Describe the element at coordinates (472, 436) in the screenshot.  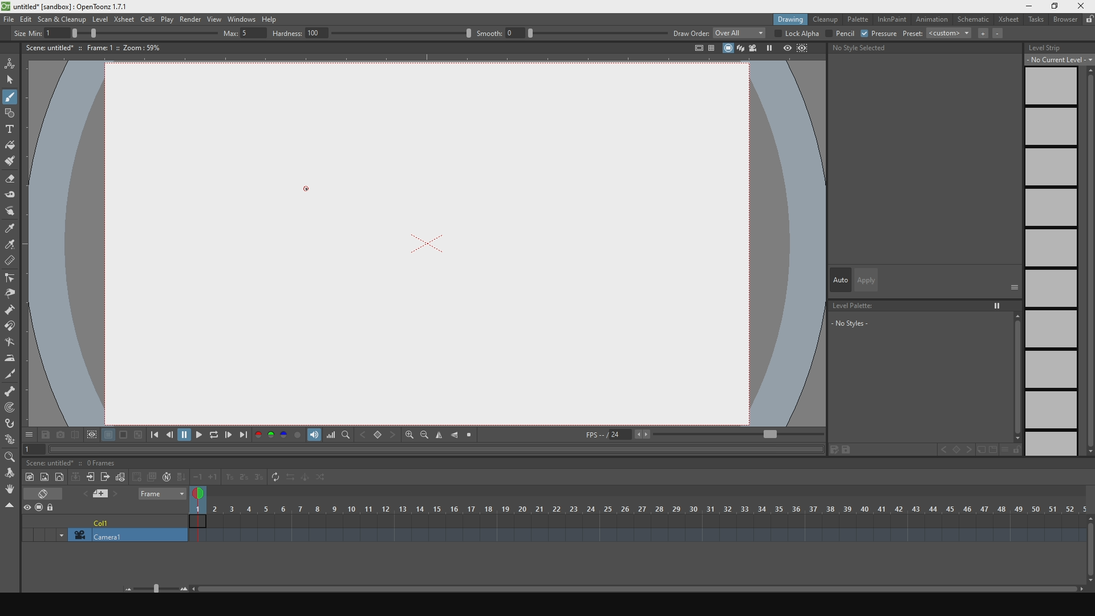
I see `stop` at that location.